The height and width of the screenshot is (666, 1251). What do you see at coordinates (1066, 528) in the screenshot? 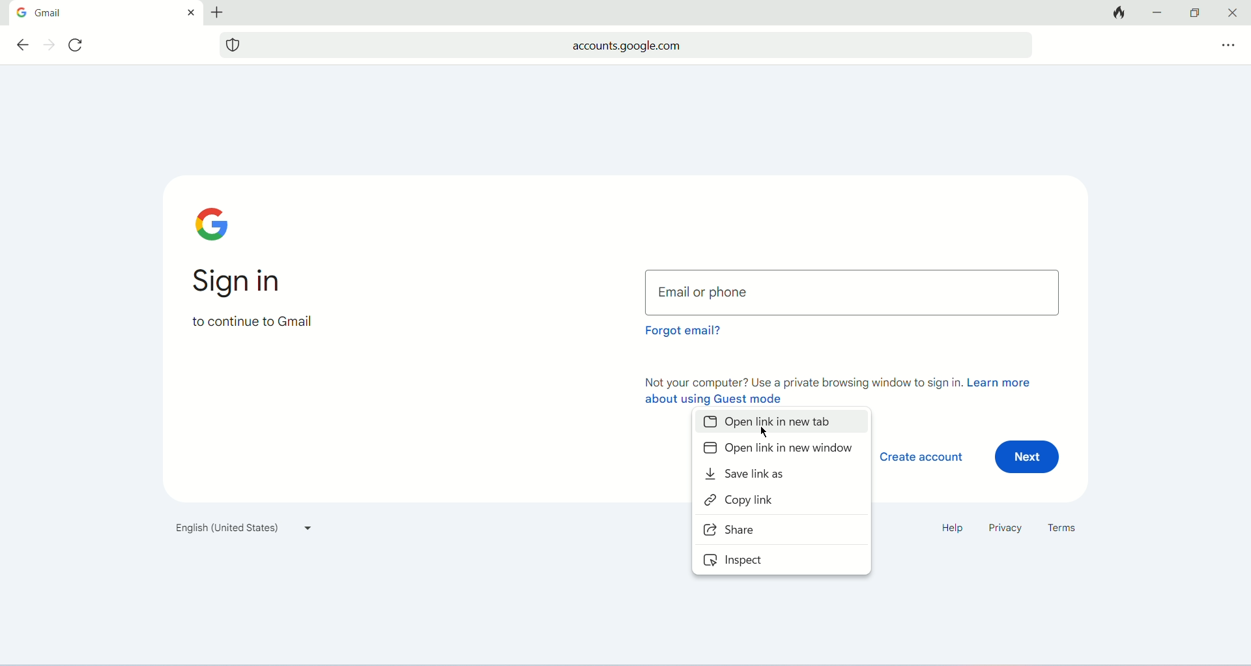
I see `terms` at bounding box center [1066, 528].